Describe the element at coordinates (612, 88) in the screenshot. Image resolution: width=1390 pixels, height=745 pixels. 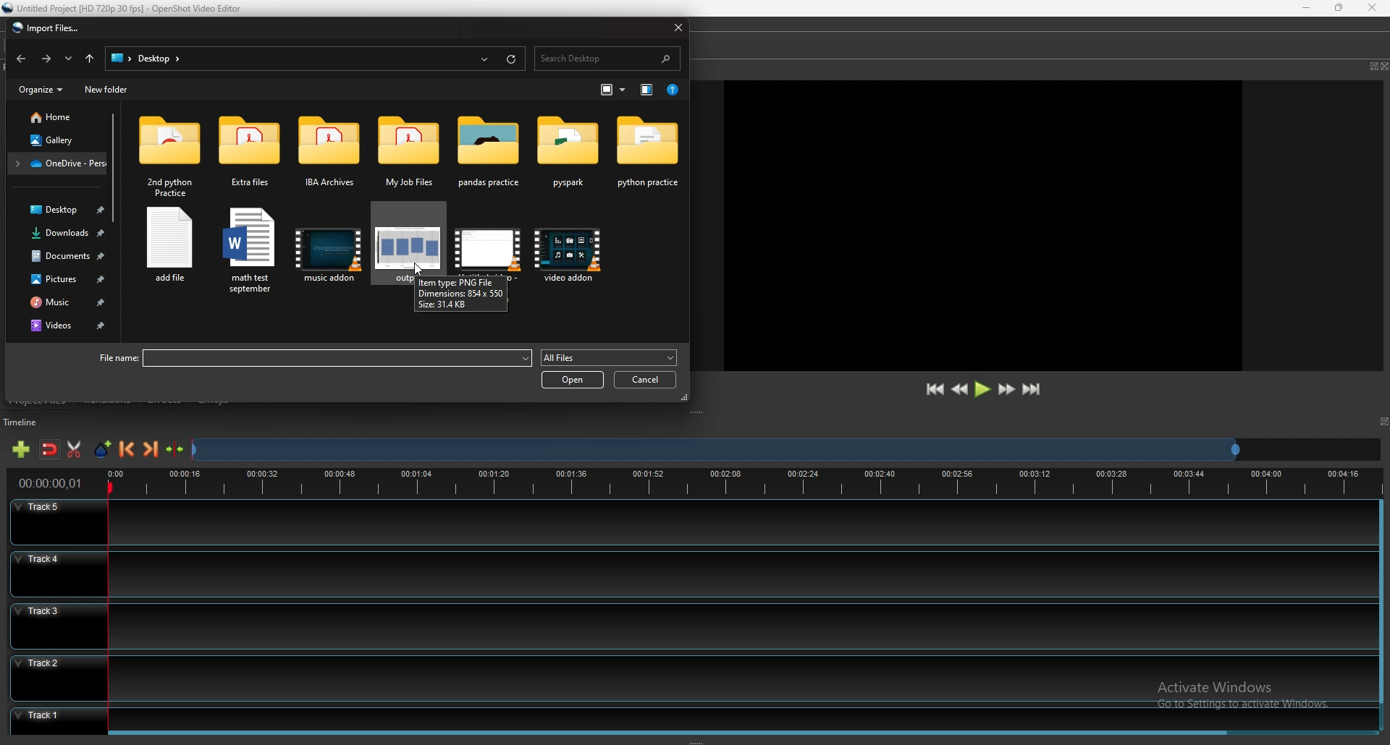
I see `more` at that location.